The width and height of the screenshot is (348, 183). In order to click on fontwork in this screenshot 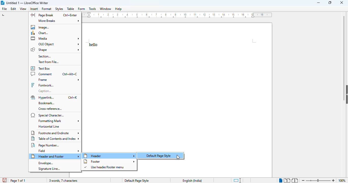, I will do `click(42, 85)`.